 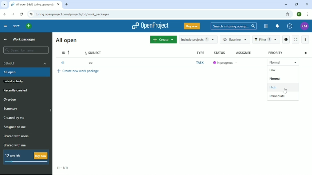 I want to click on 41, so click(x=61, y=63).